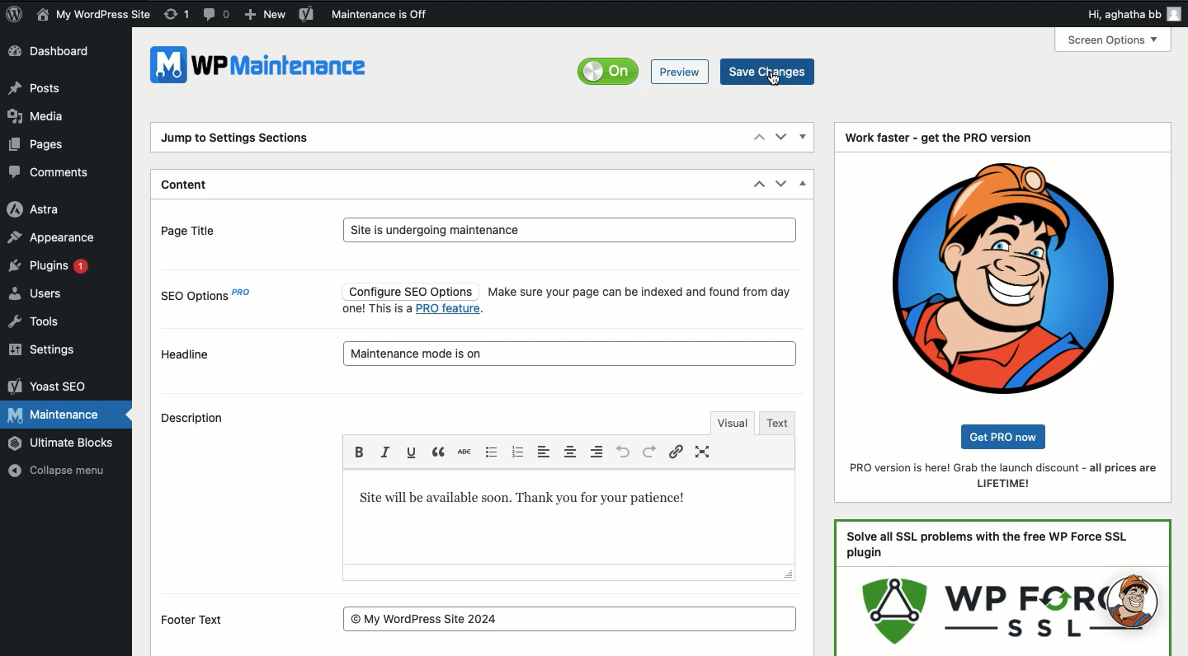 Image resolution: width=1188 pixels, height=656 pixels. Describe the element at coordinates (611, 71) in the screenshot. I see `Off` at that location.